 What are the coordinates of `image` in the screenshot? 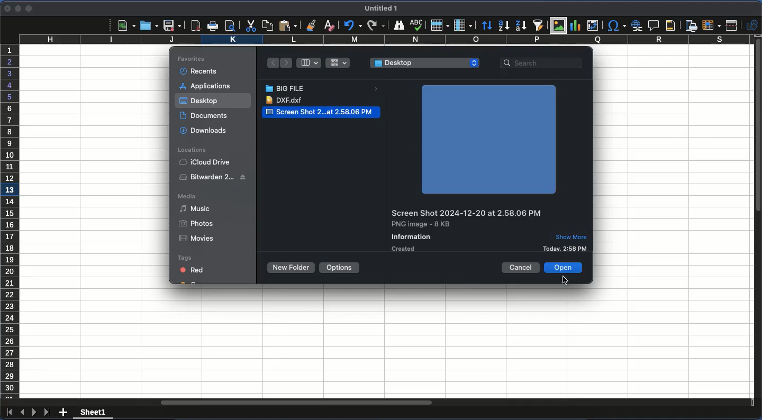 It's located at (559, 25).